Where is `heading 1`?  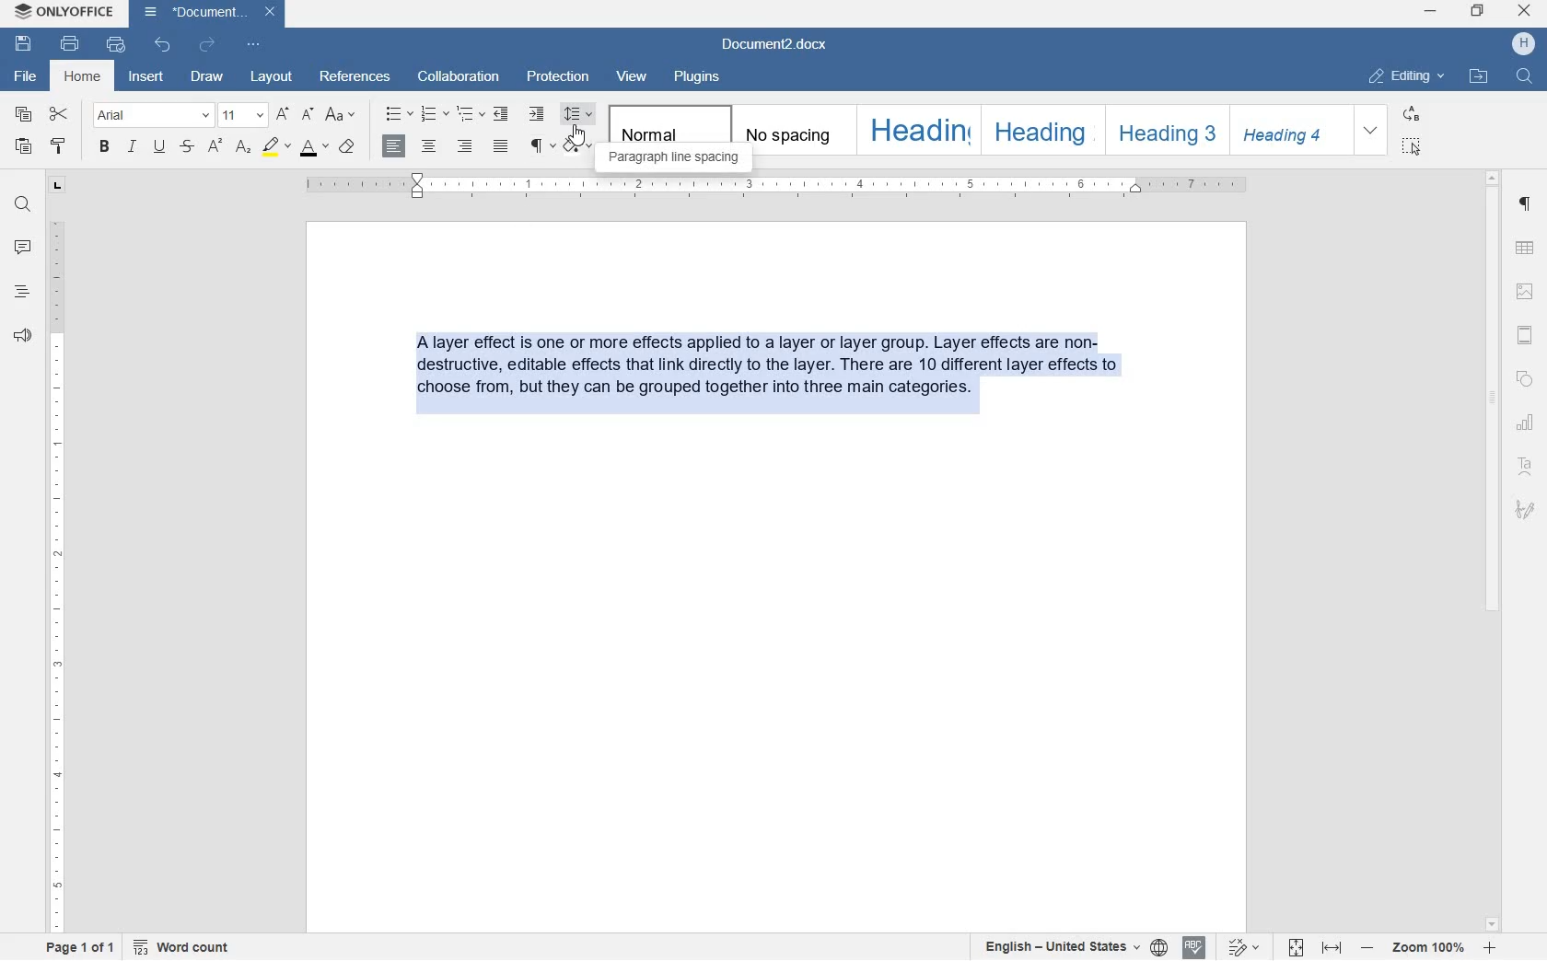 heading 1 is located at coordinates (916, 129).